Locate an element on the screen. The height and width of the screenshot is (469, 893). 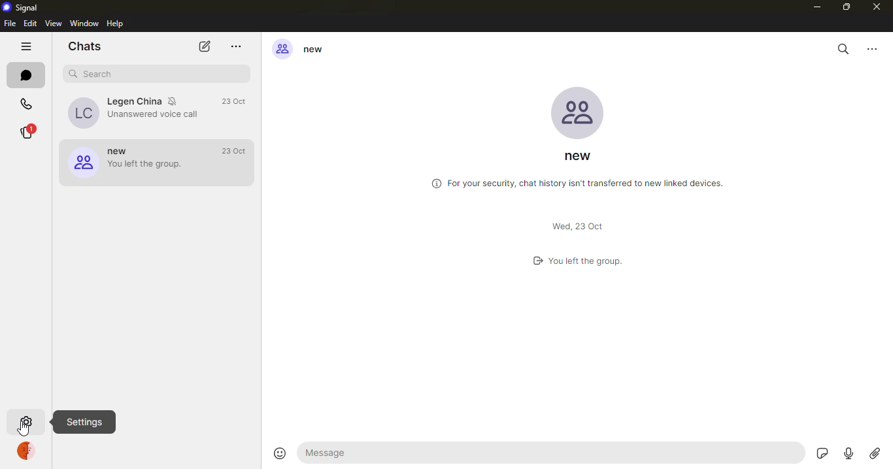
profile pic is located at coordinates (581, 111).